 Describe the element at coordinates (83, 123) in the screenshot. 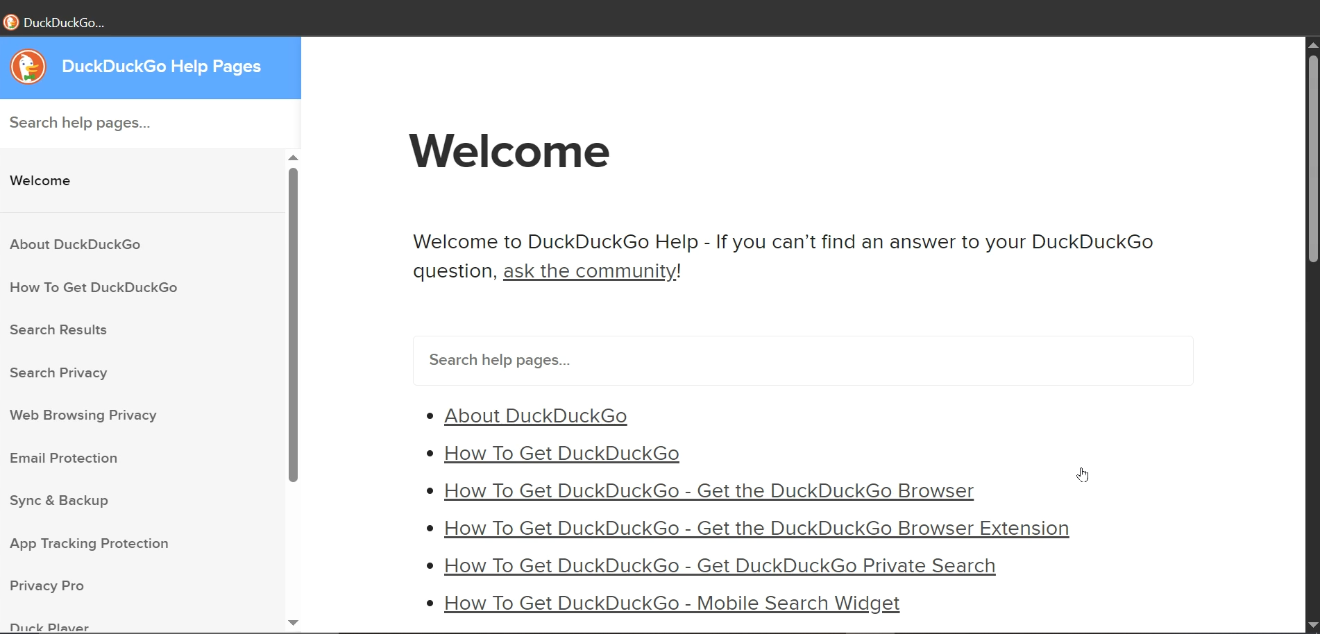

I see `Search help pages...` at that location.